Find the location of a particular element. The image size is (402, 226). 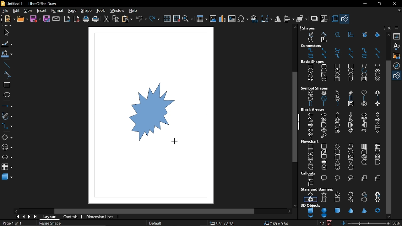

3d objects is located at coordinates (341, 211).